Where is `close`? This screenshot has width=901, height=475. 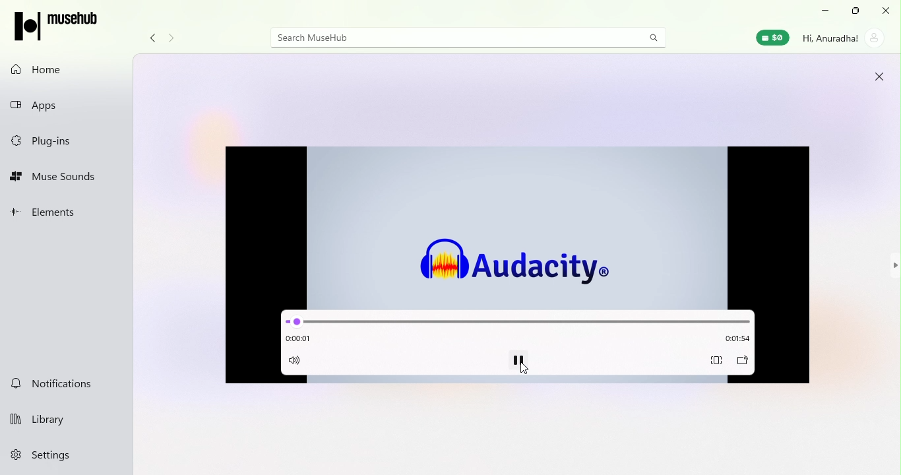 close is located at coordinates (876, 75).